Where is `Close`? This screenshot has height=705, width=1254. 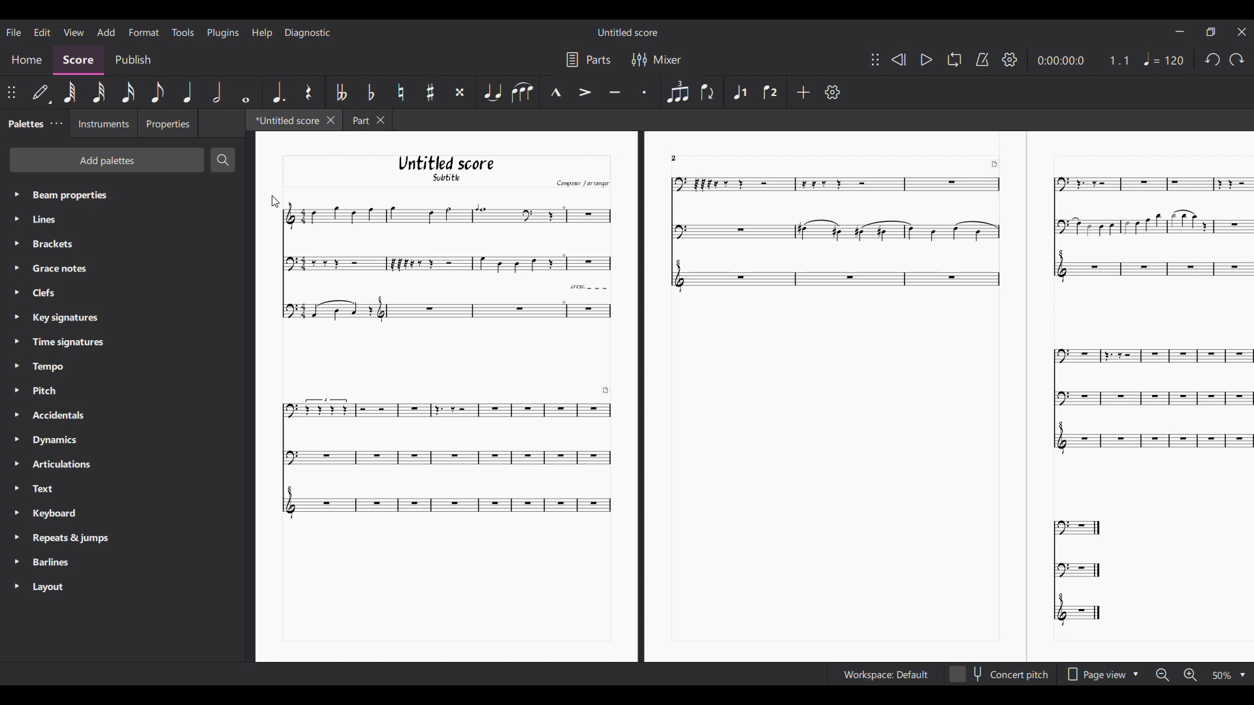
Close is located at coordinates (383, 120).